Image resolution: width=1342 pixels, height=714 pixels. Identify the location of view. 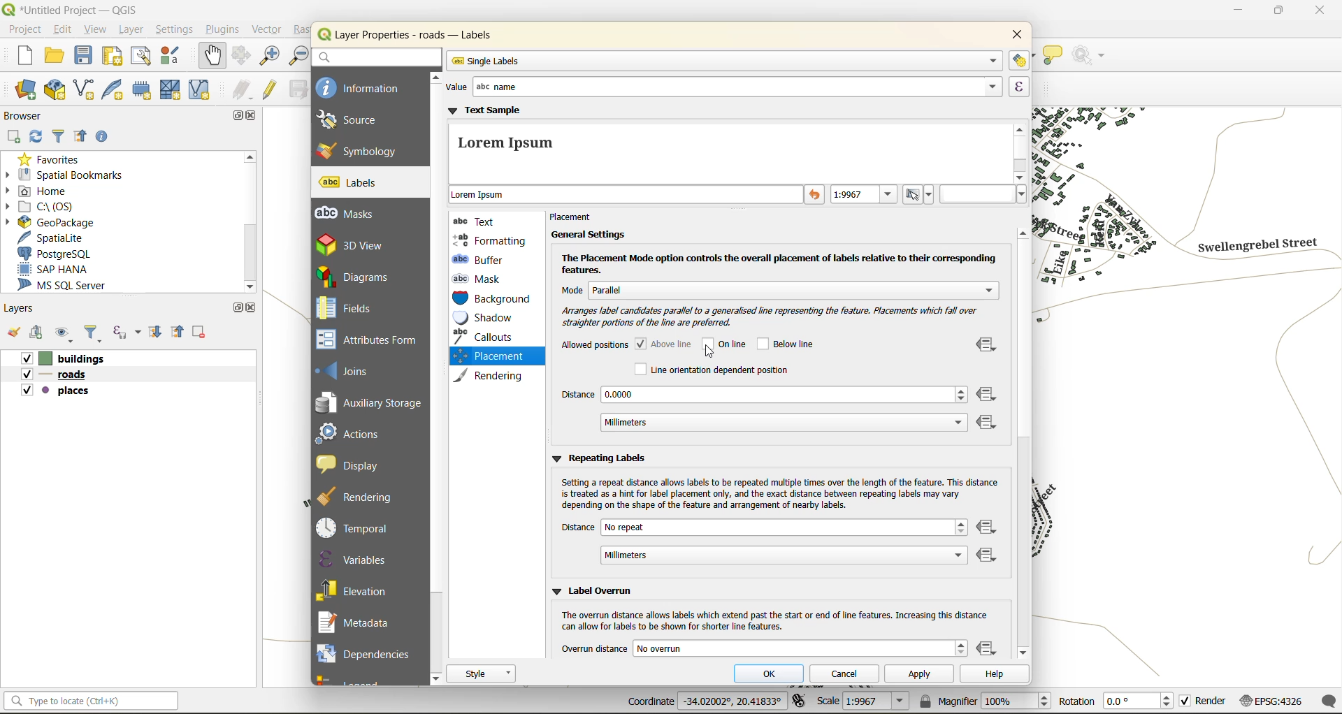
(96, 30).